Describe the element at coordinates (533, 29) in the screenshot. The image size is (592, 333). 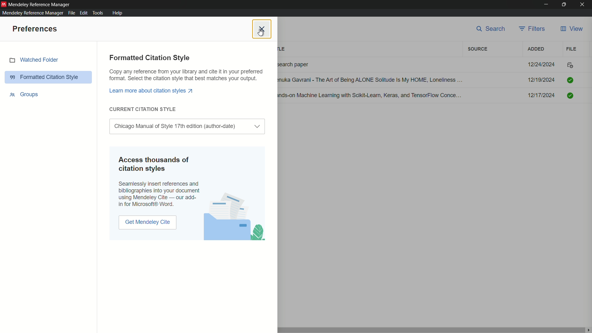
I see `filters` at that location.